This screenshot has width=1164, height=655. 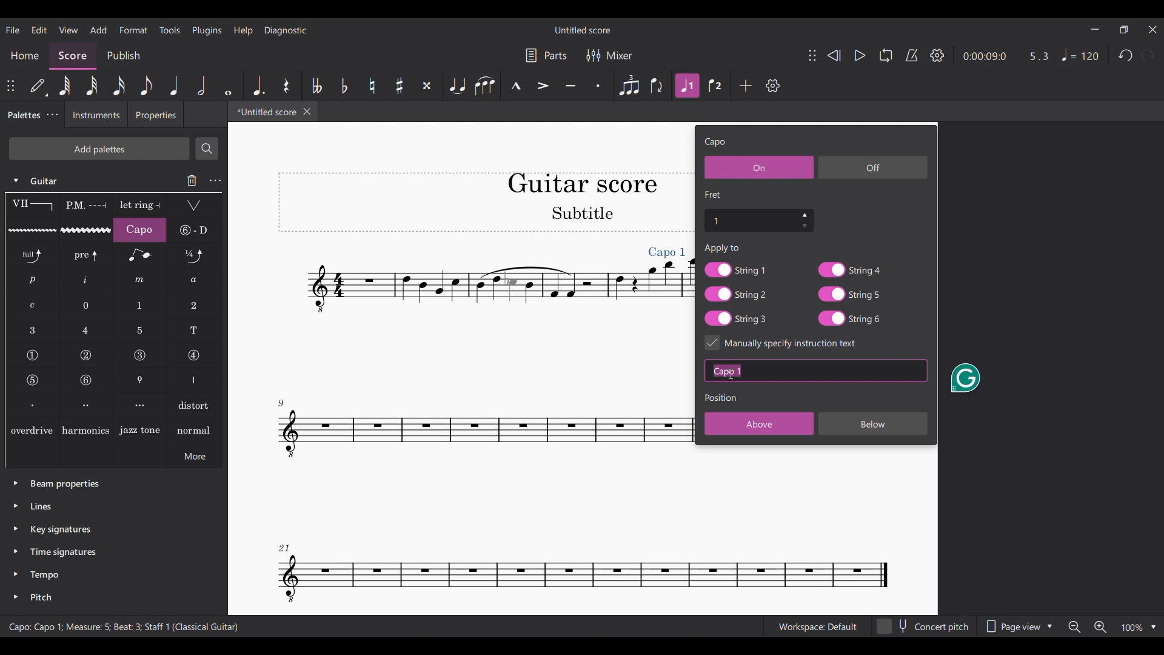 I want to click on Show in smaller tab, so click(x=1124, y=30).